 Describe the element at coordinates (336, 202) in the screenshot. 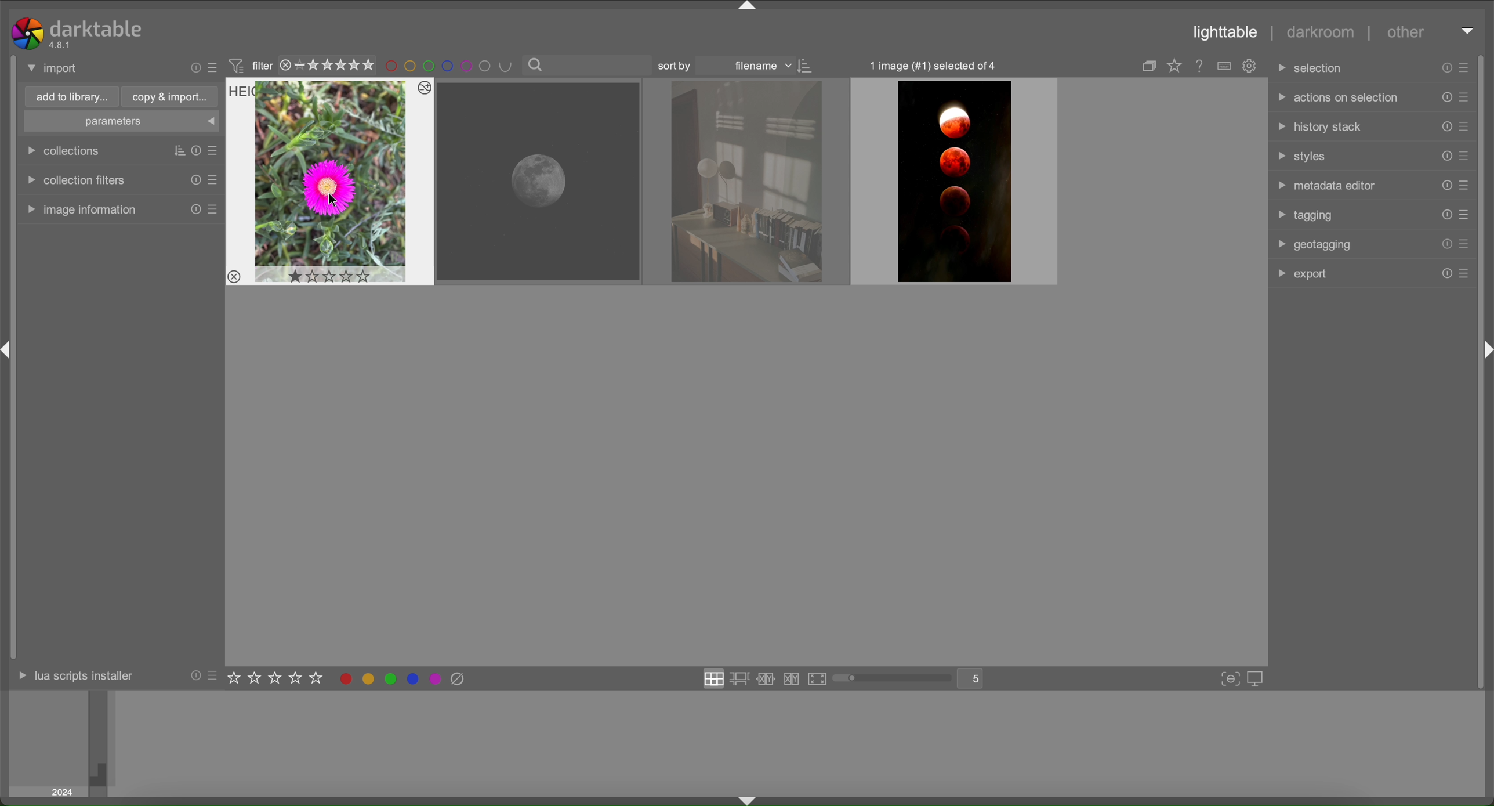

I see `cursor` at that location.